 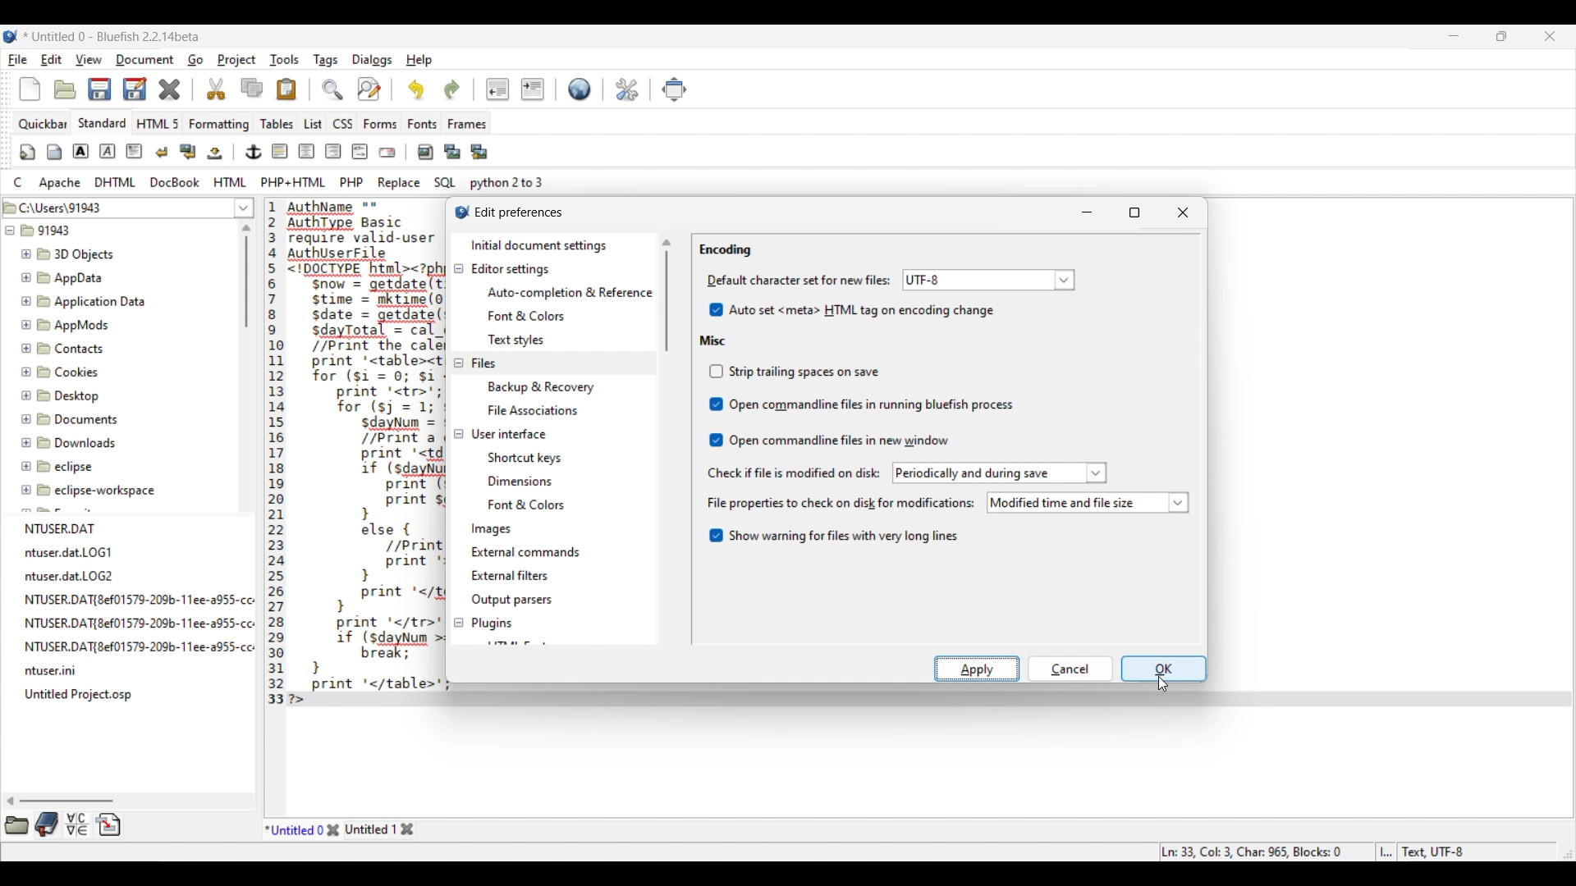 What do you see at coordinates (515, 89) in the screenshot?
I see `Indentation` at bounding box center [515, 89].